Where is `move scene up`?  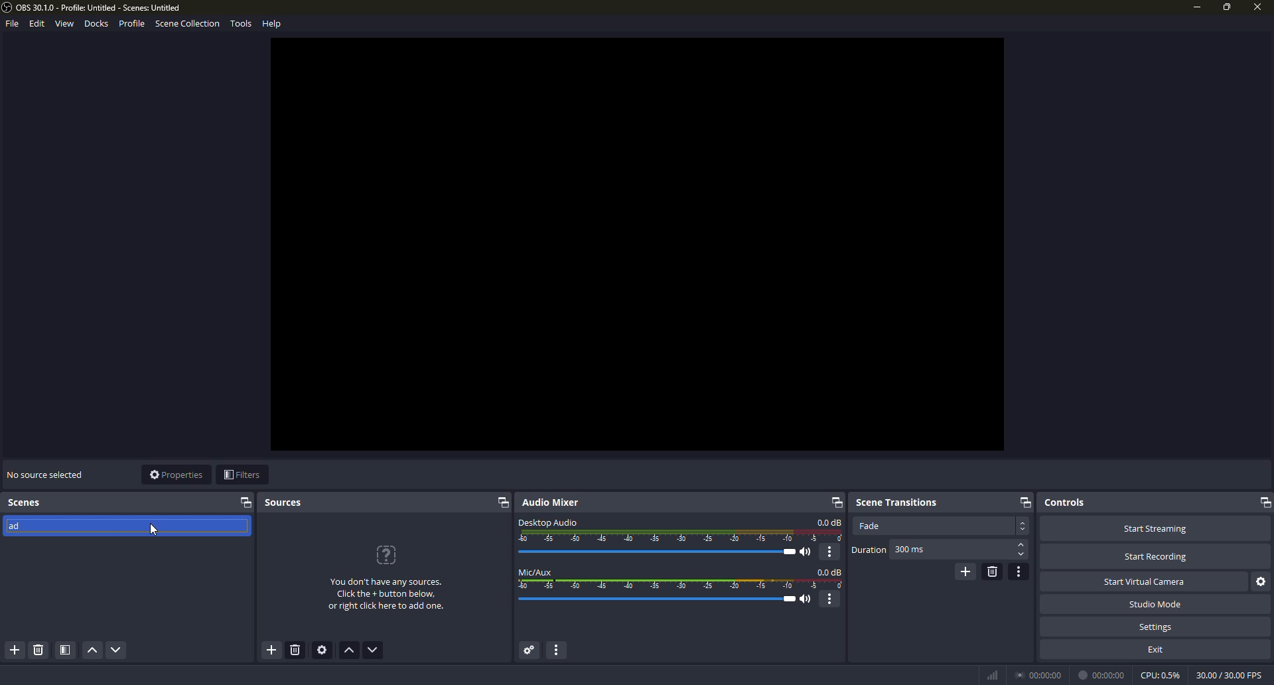 move scene up is located at coordinates (92, 651).